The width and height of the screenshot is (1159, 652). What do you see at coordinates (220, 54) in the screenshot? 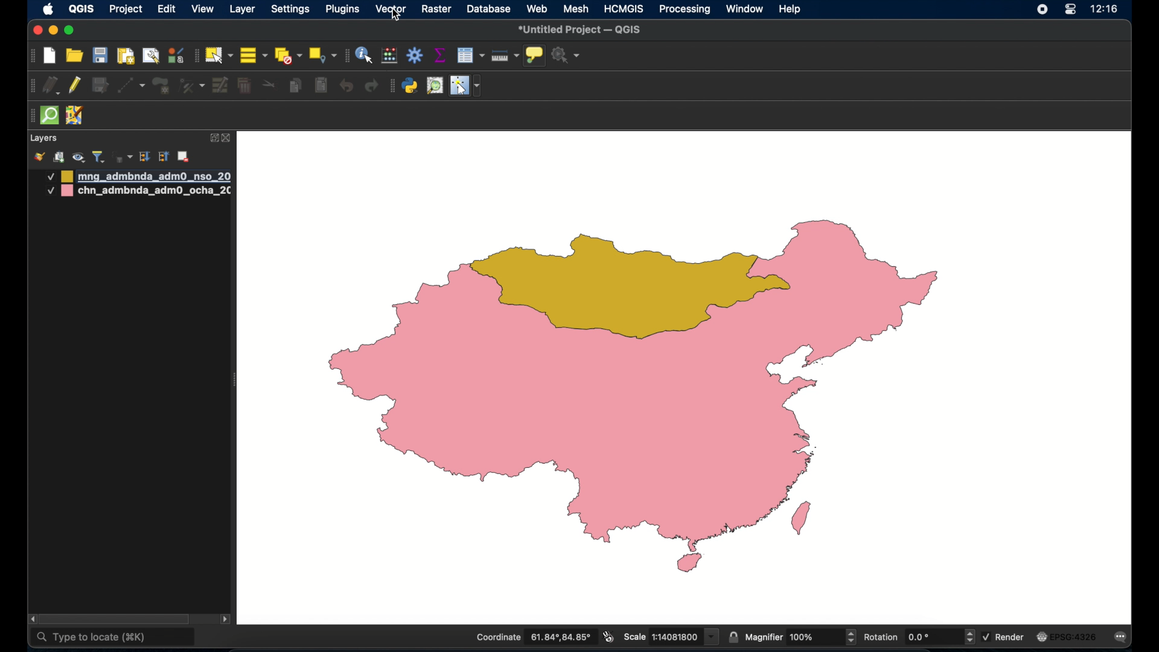
I see `select by area or single click` at bounding box center [220, 54].